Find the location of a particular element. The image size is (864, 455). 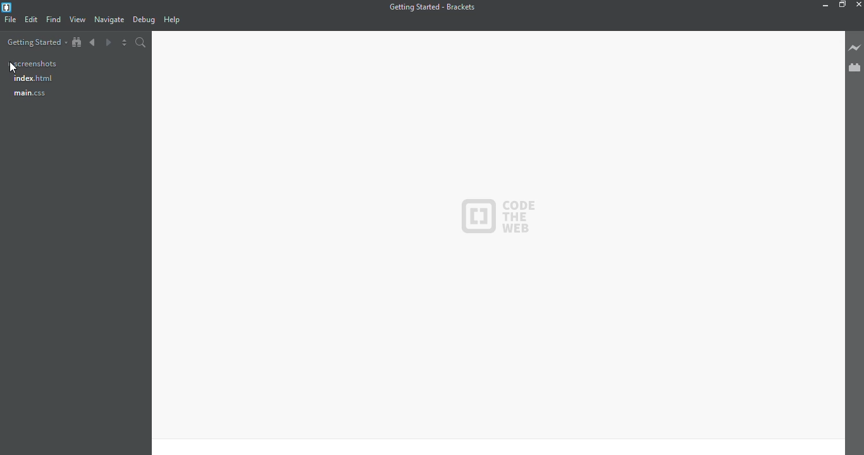

help is located at coordinates (171, 20).